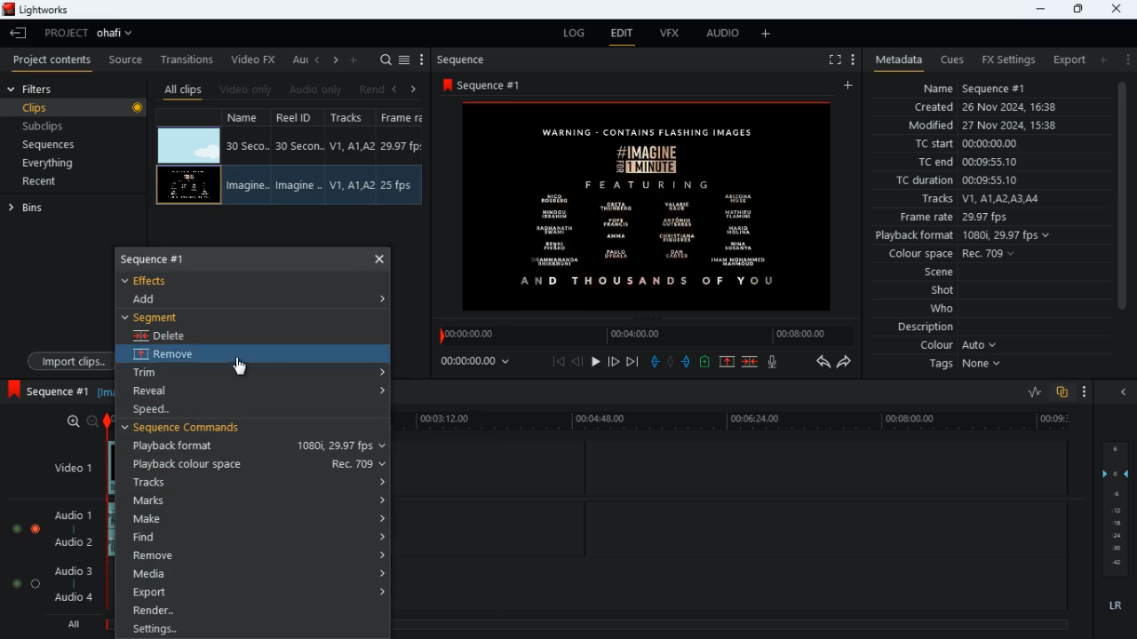 Image resolution: width=1137 pixels, height=639 pixels. What do you see at coordinates (1070, 59) in the screenshot?
I see `export` at bounding box center [1070, 59].